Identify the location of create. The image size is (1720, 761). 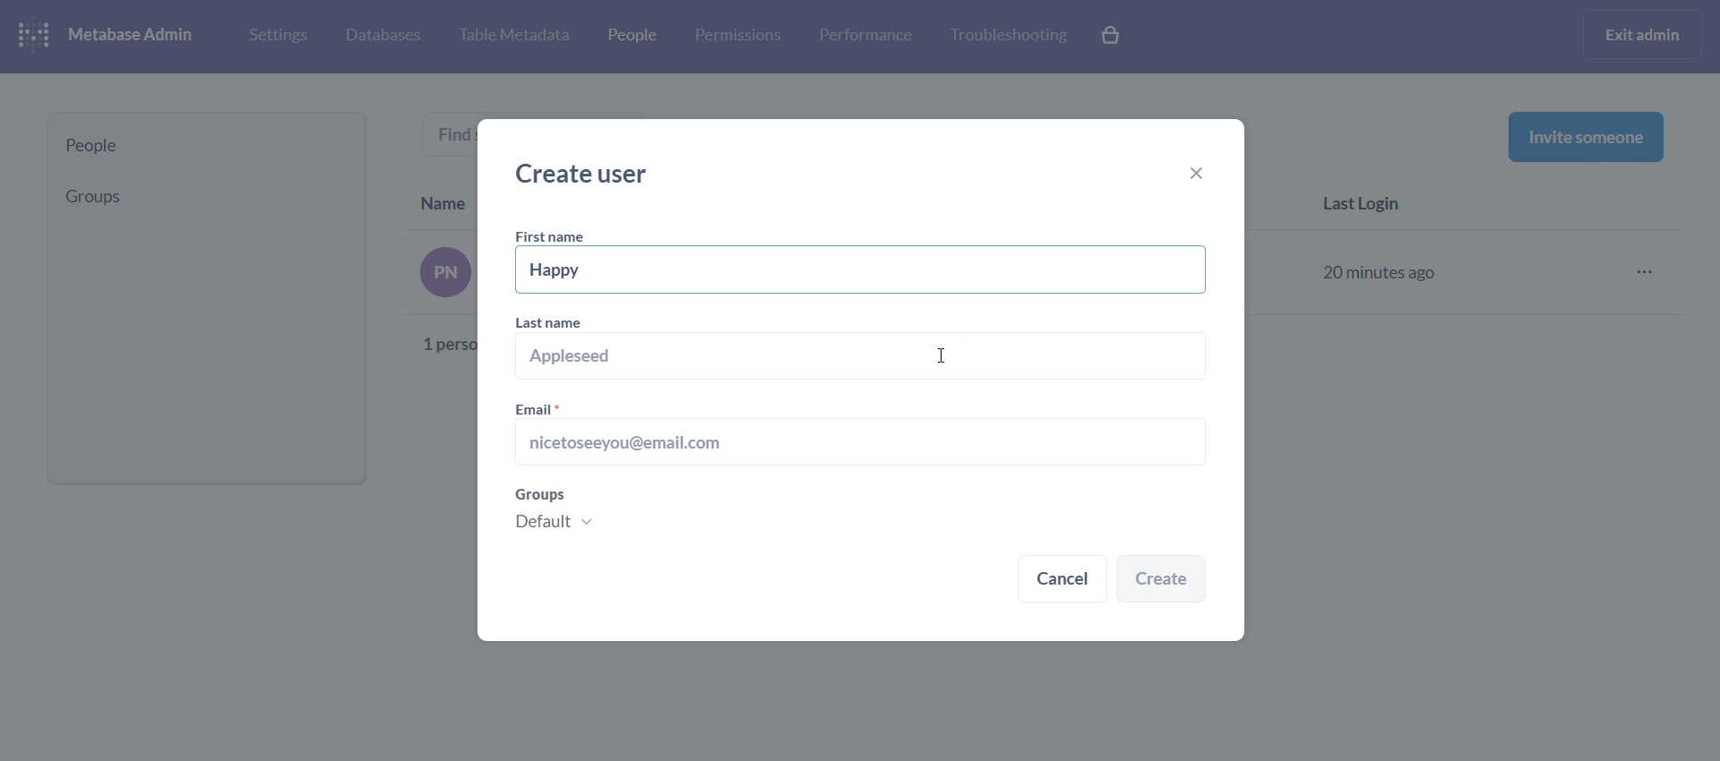
(1162, 580).